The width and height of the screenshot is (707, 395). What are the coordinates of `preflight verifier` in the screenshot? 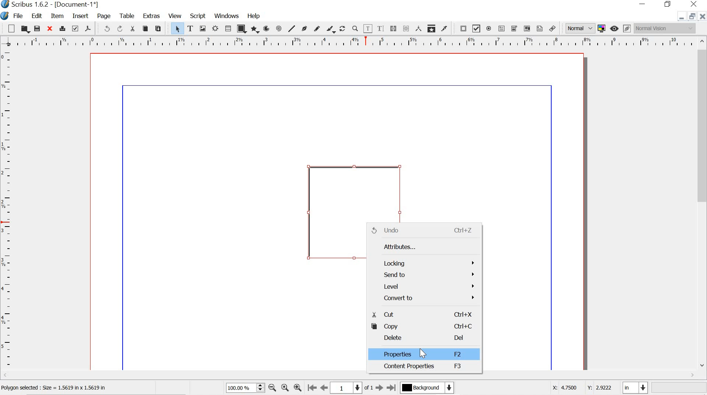 It's located at (76, 29).